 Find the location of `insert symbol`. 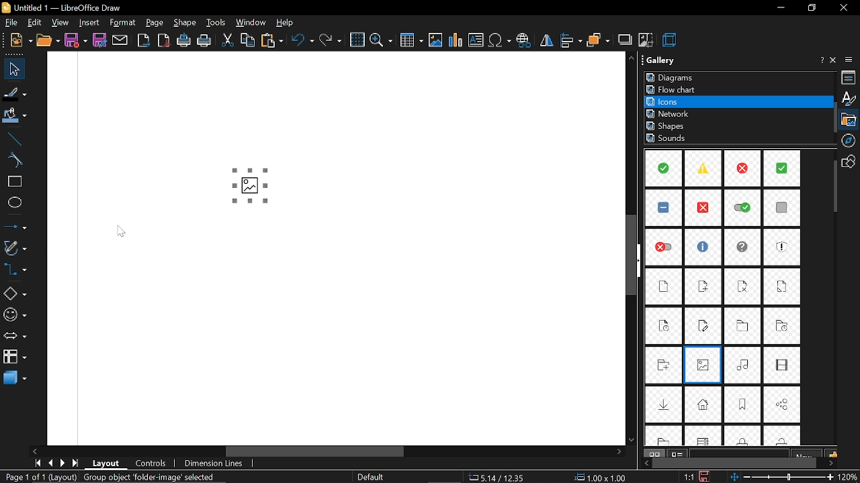

insert symbol is located at coordinates (501, 41).